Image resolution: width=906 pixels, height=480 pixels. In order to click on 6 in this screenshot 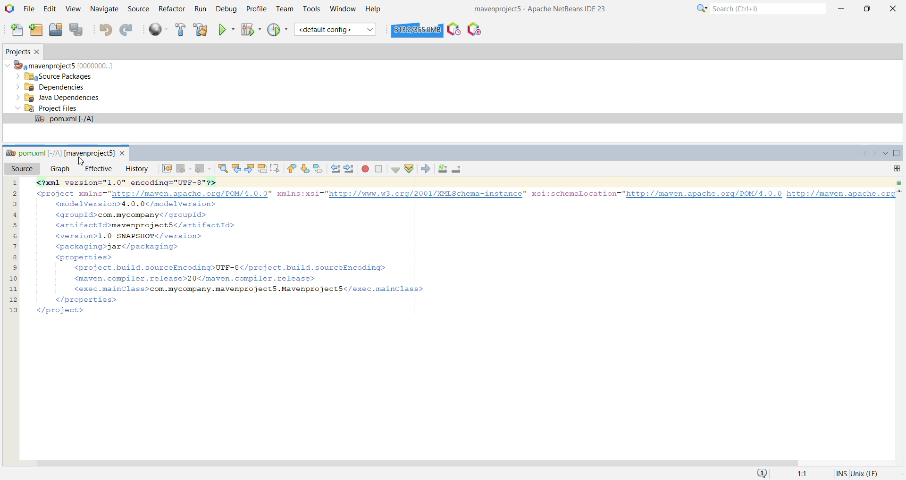, I will do `click(12, 234)`.